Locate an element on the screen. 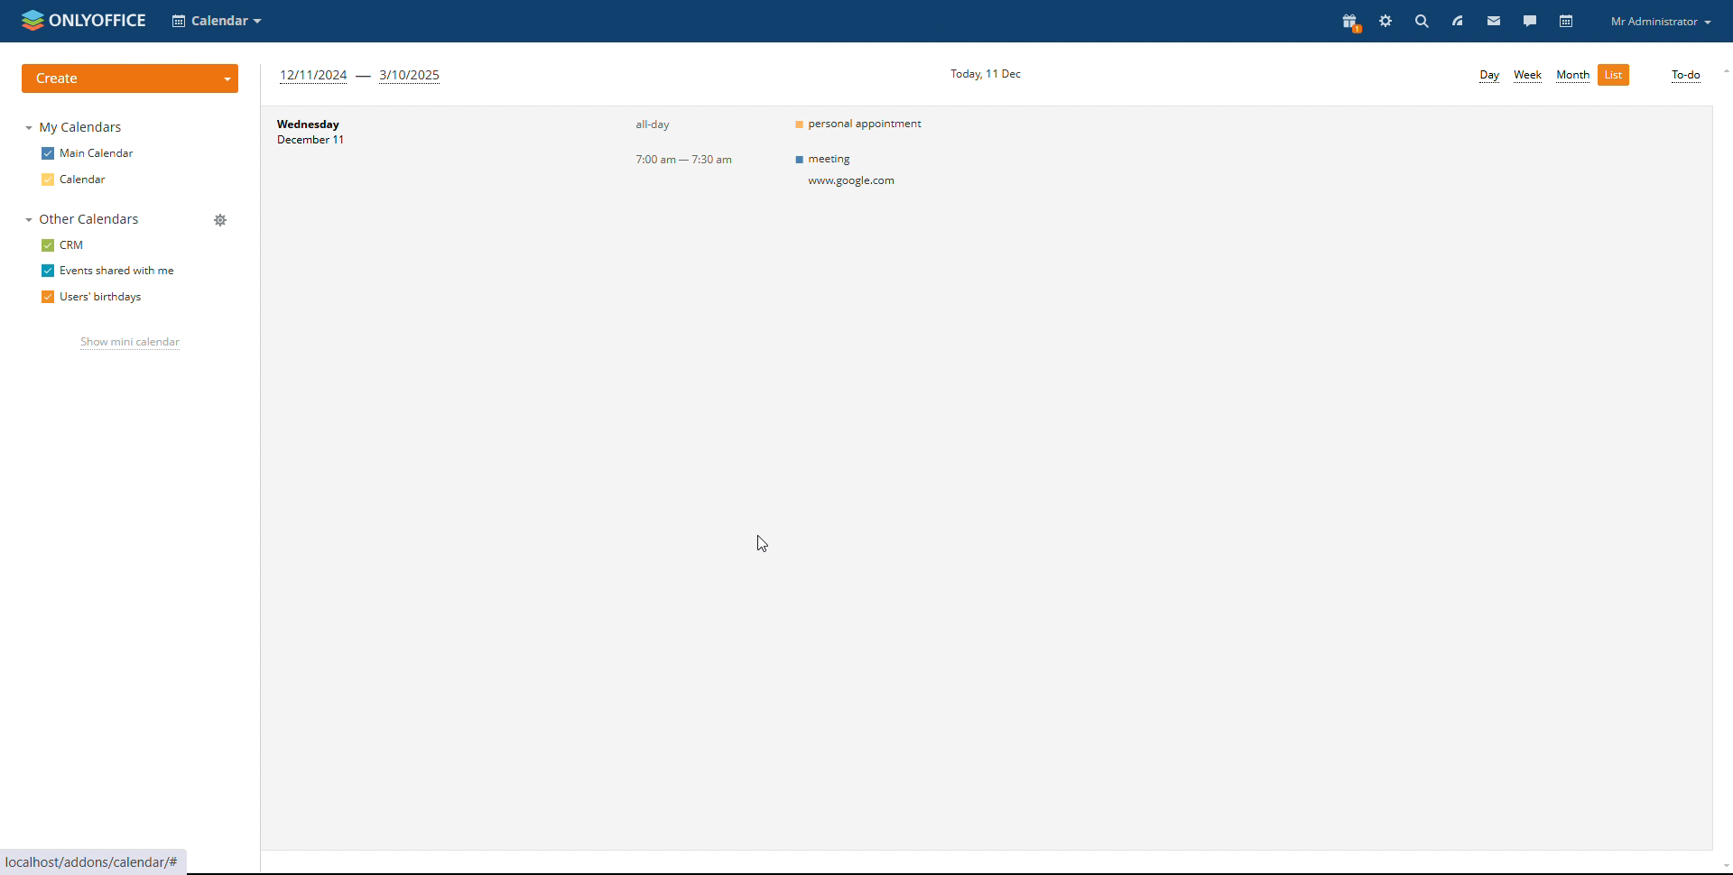 The height and width of the screenshot is (875, 1733). feed is located at coordinates (1456, 22).